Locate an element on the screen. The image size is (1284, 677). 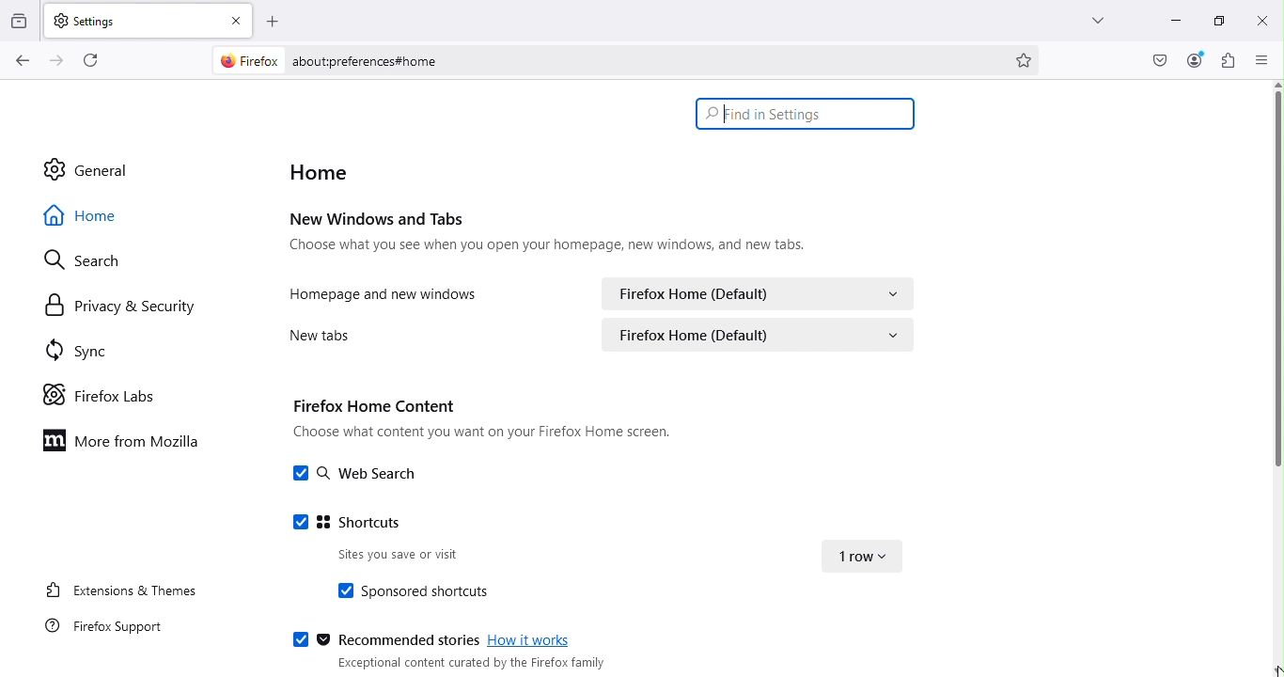
Go forward one page is located at coordinates (55, 61).